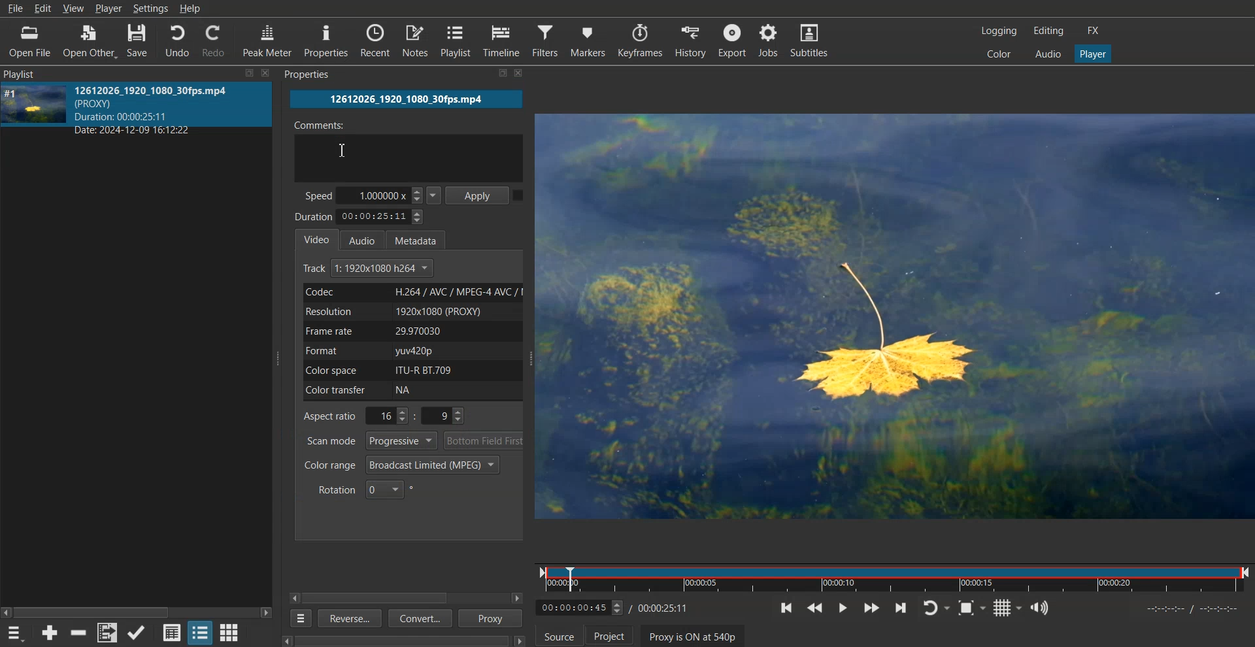 This screenshot has height=647, width=1255. Describe the element at coordinates (230, 632) in the screenshot. I see `View as Icon` at that location.